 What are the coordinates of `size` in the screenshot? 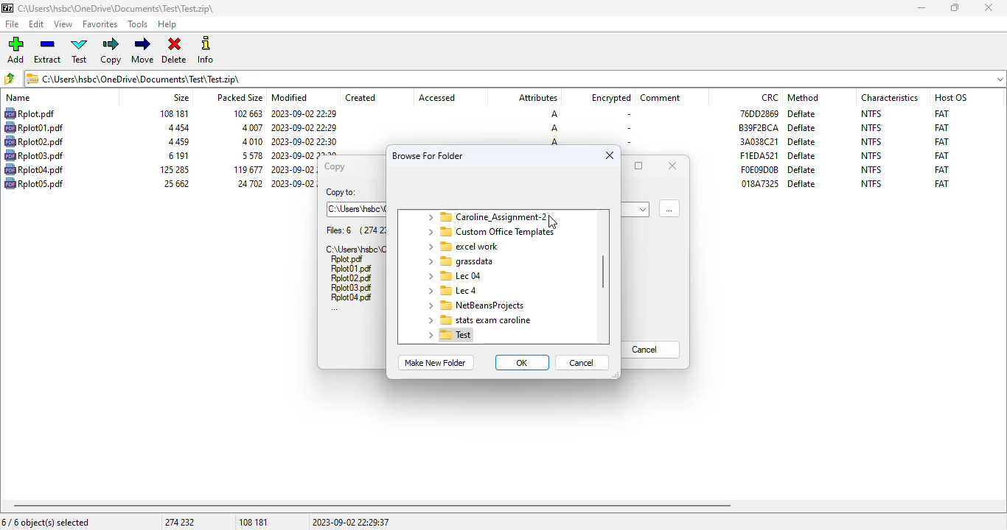 It's located at (177, 142).